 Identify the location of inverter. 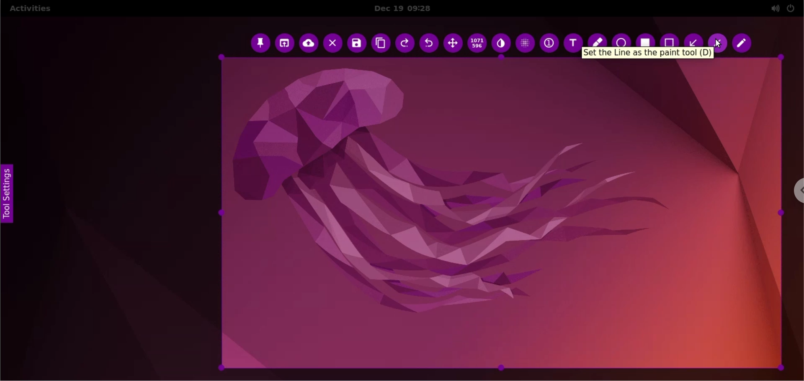
(500, 43).